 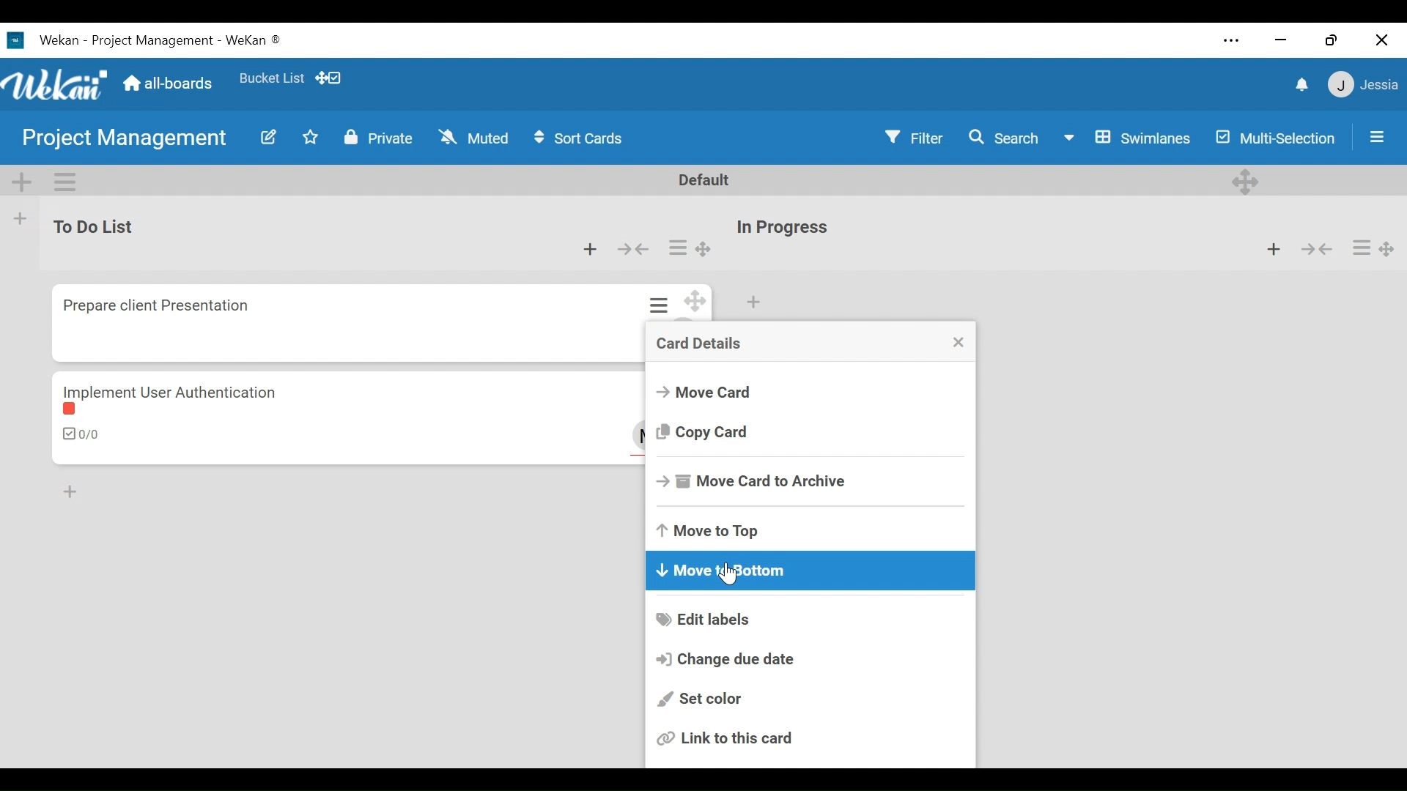 What do you see at coordinates (380, 137) in the screenshot?
I see `Private` at bounding box center [380, 137].